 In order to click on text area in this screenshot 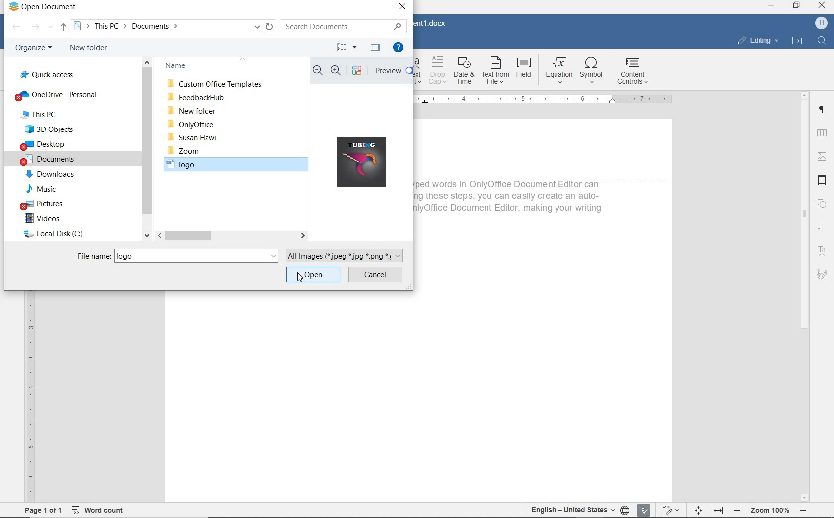, I will do `click(823, 251)`.